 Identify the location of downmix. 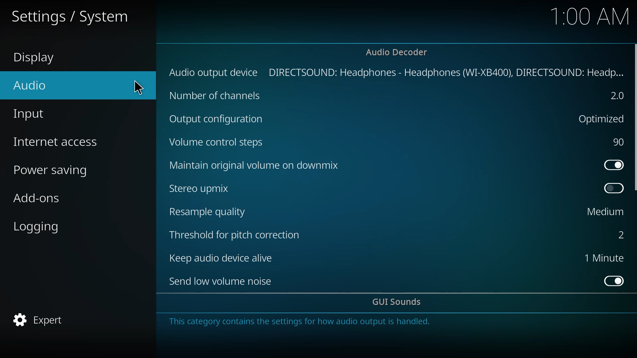
(257, 166).